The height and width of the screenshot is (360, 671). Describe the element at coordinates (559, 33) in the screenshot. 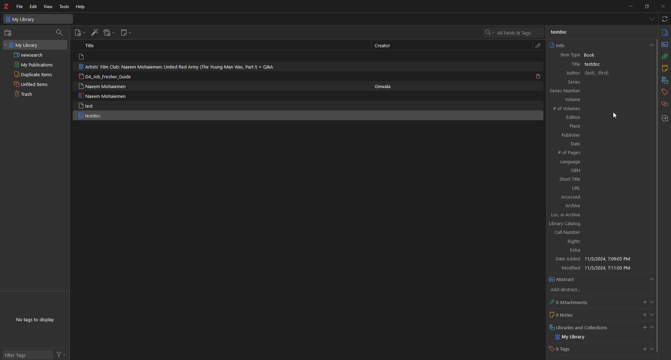

I see `testdoc` at that location.